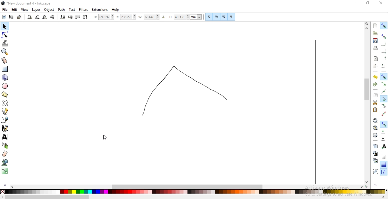 The height and width of the screenshot is (199, 388). What do you see at coordinates (375, 48) in the screenshot?
I see `print document` at bounding box center [375, 48].